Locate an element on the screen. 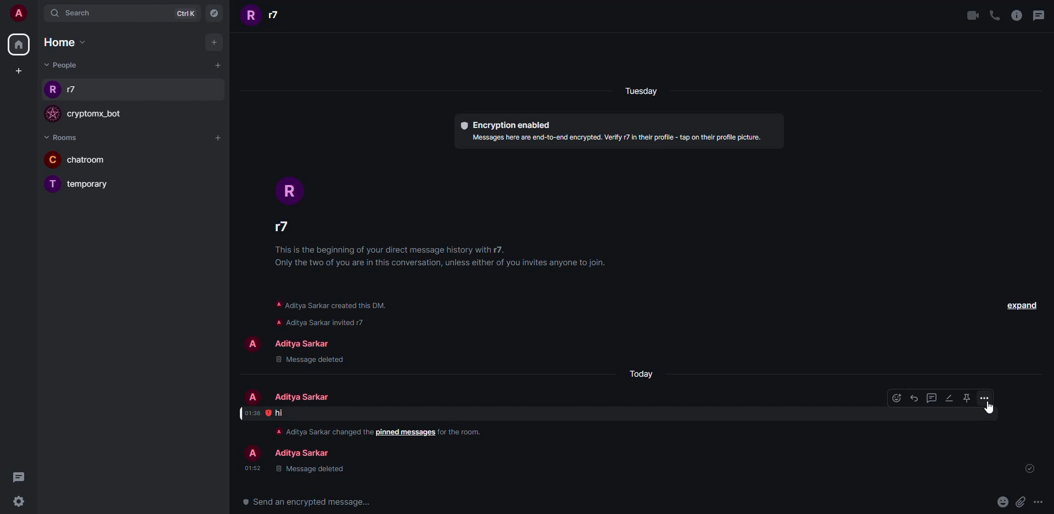 The width and height of the screenshot is (1054, 514). profile is located at coordinates (251, 344).